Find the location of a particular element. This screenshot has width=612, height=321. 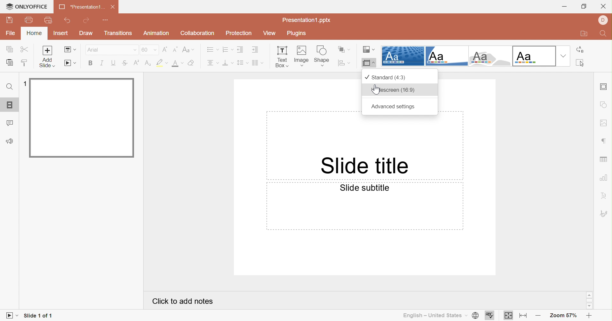

Italic is located at coordinates (102, 63).